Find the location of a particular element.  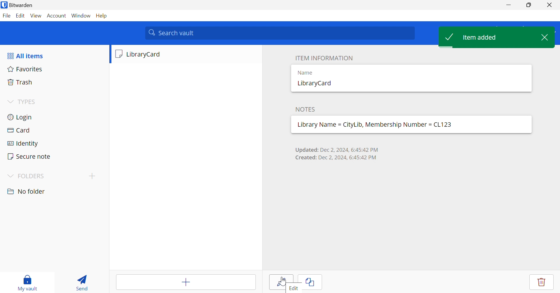

Send is located at coordinates (83, 282).